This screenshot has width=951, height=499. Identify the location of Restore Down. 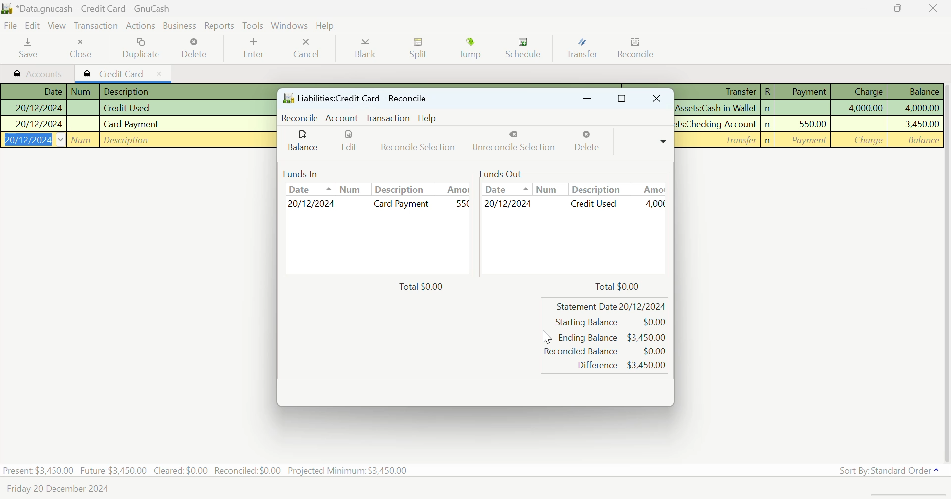
(865, 8).